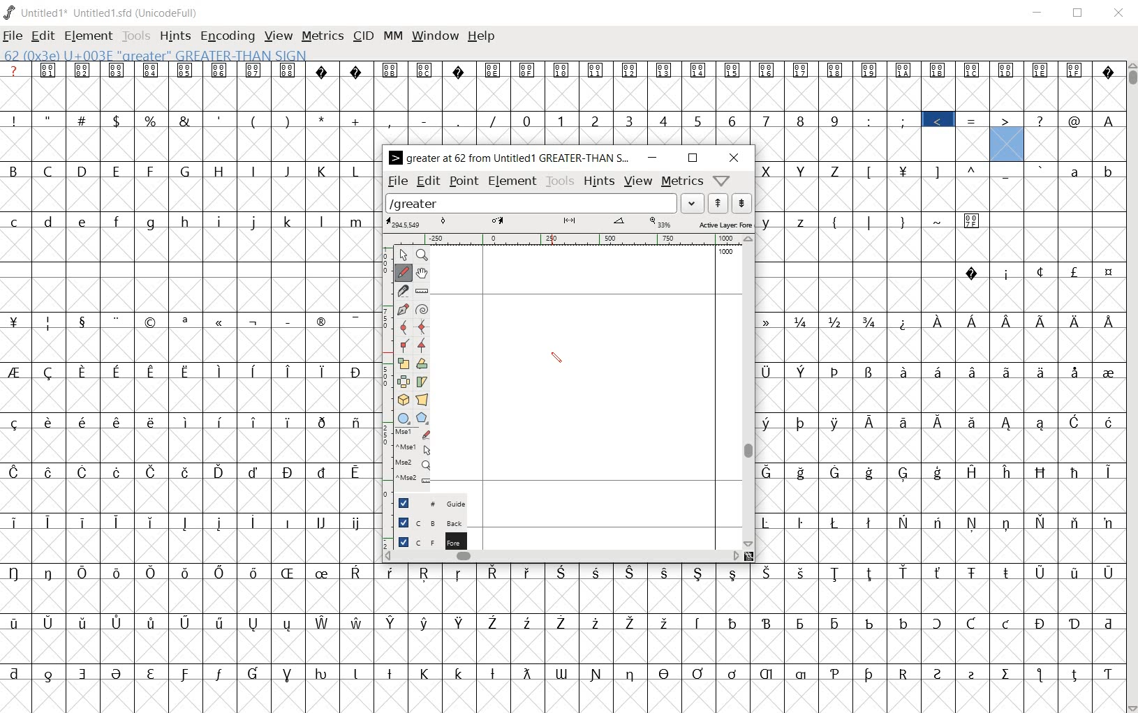 This screenshot has height=713, width=1138. Describe the element at coordinates (748, 392) in the screenshot. I see `scrollbar` at that location.